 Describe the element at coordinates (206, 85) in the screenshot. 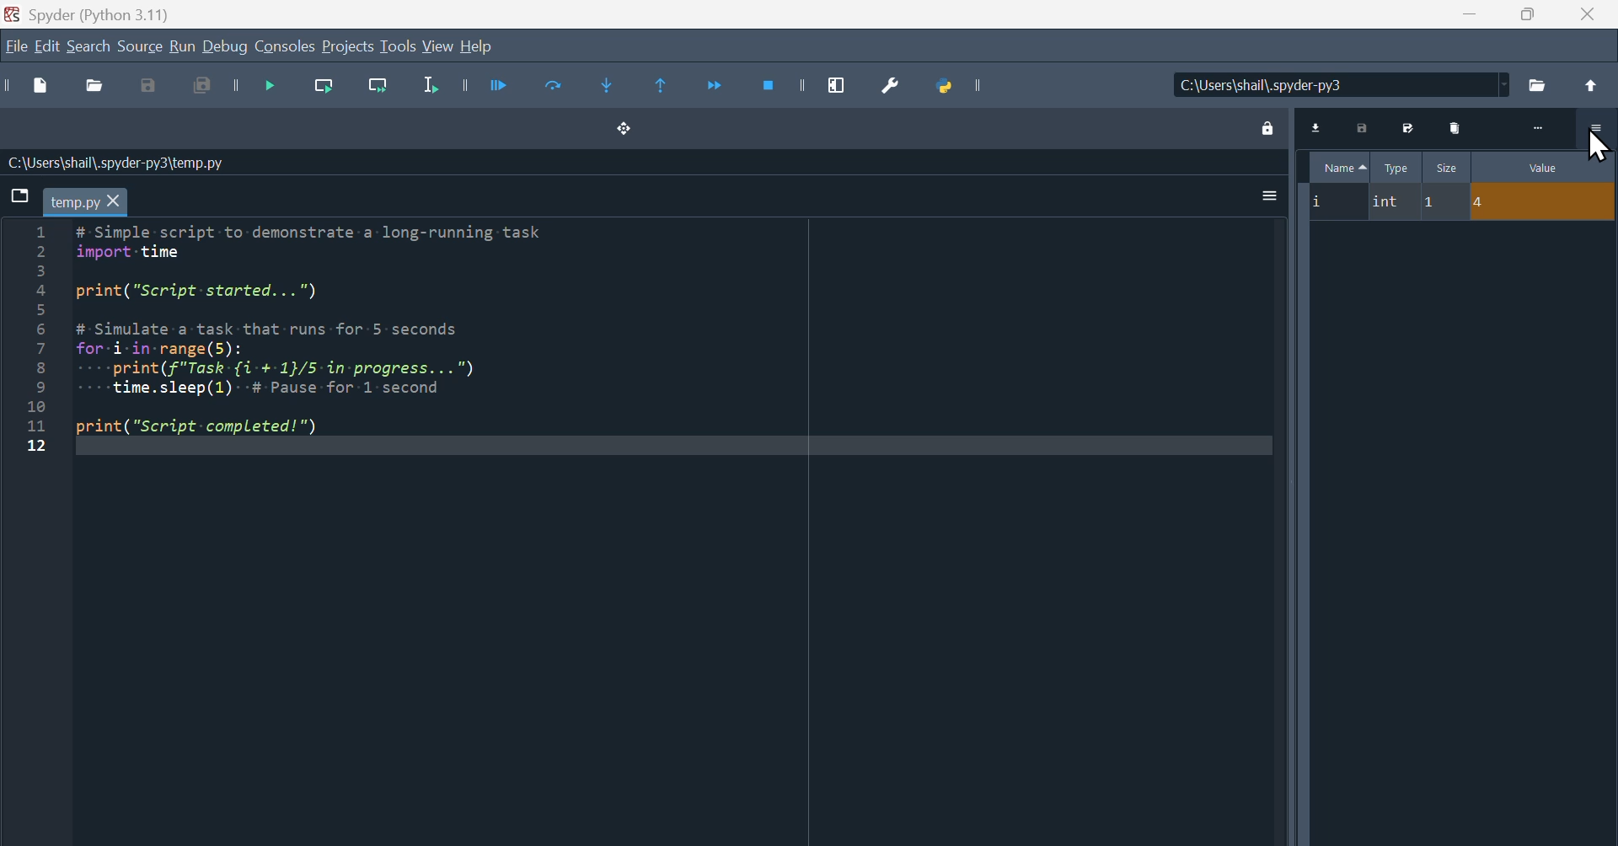

I see `Save all` at that location.